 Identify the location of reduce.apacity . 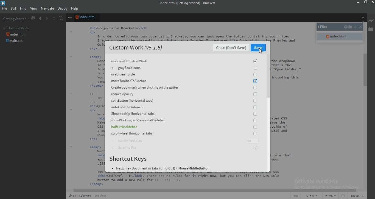
(183, 95).